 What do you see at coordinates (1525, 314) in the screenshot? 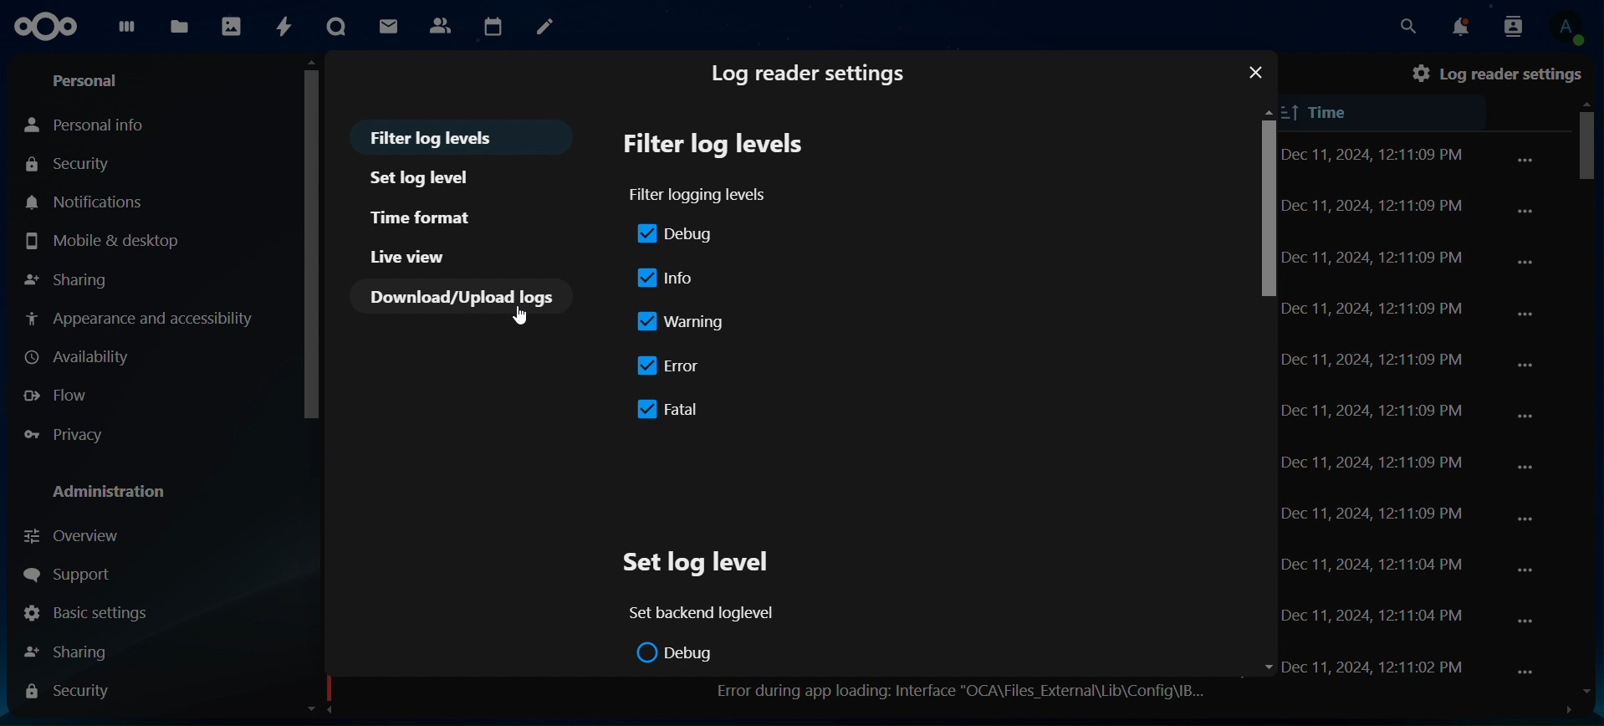
I see `...` at bounding box center [1525, 314].